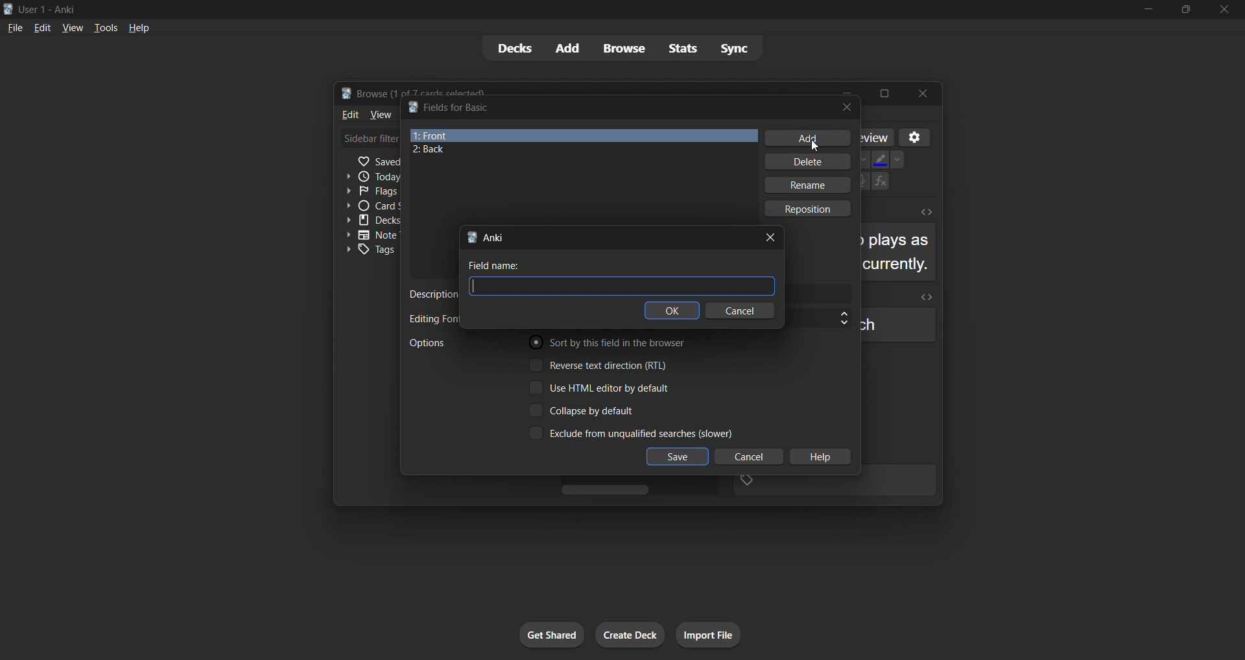 The width and height of the screenshot is (1245, 660). Describe the element at coordinates (40, 27) in the screenshot. I see `edit` at that location.